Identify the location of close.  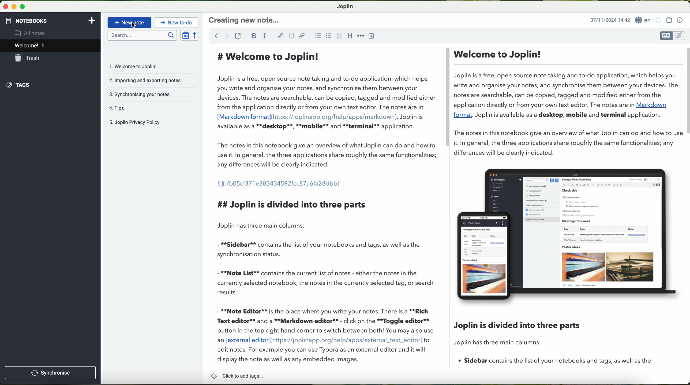
(4, 8).